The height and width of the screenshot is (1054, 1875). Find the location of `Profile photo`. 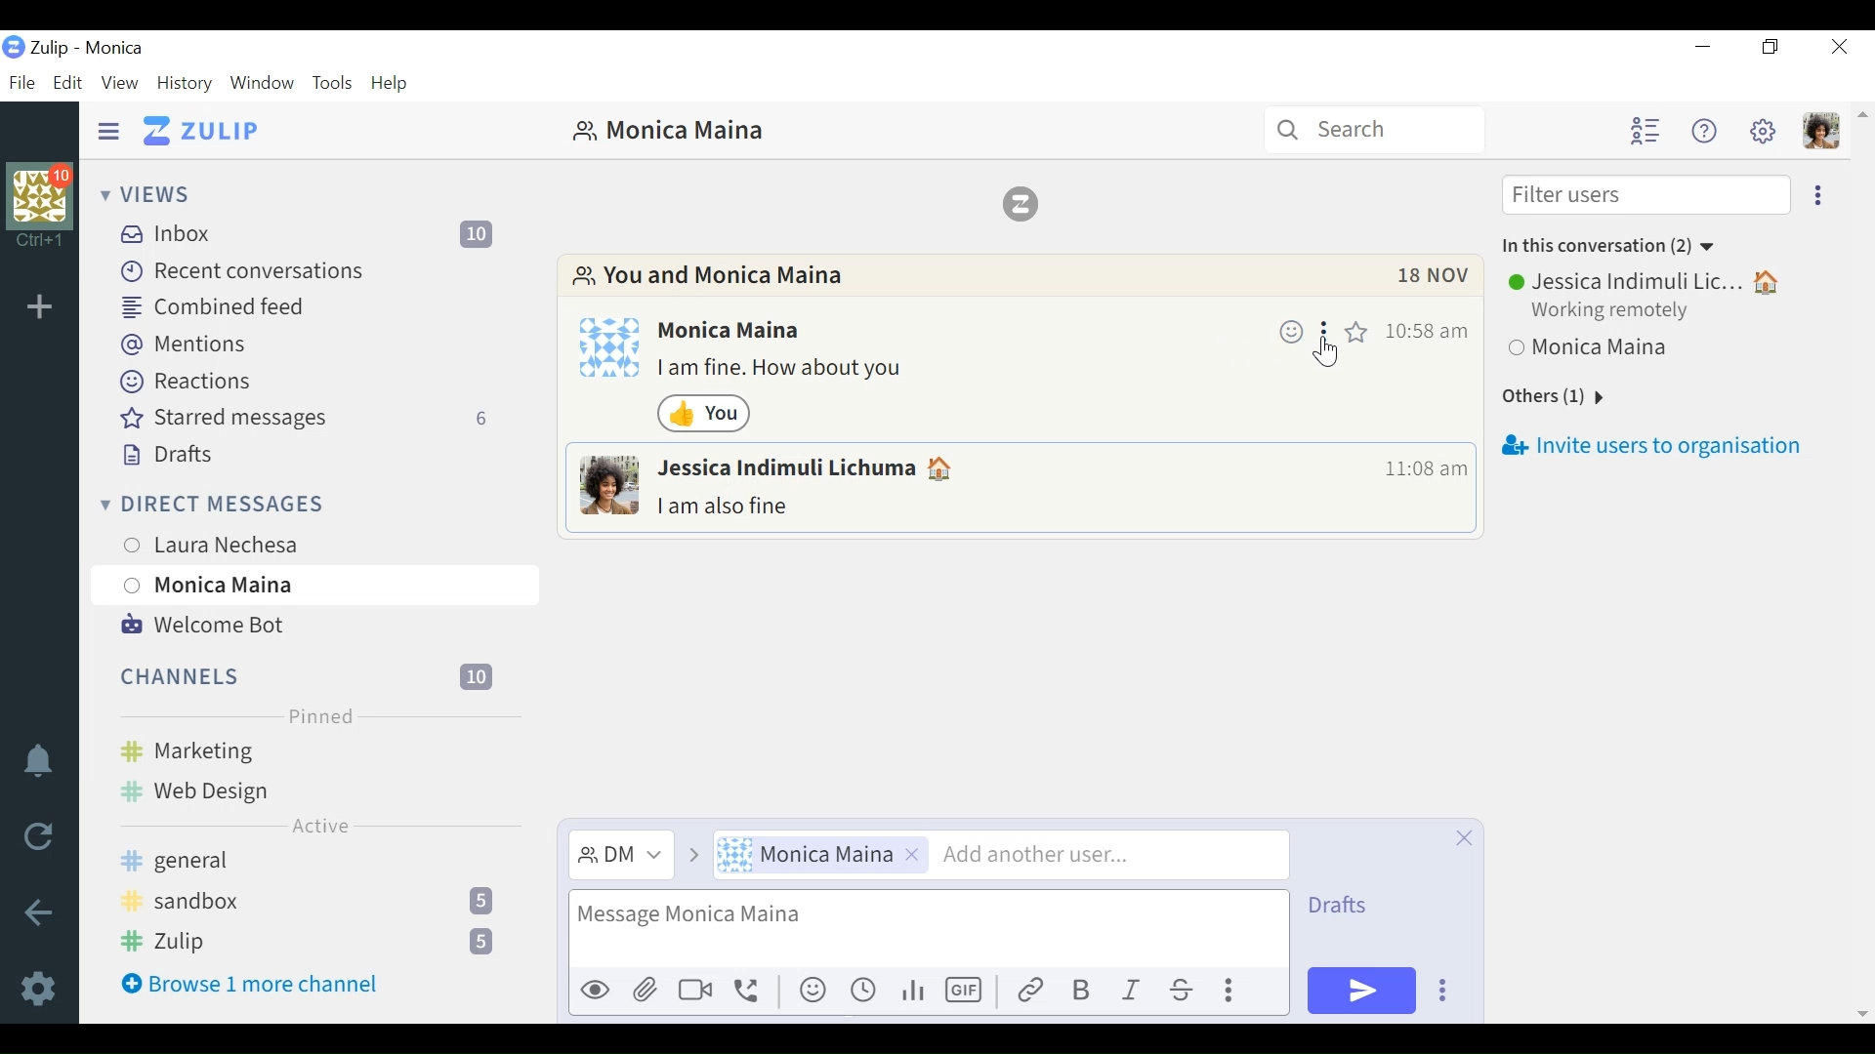

Profile photo is located at coordinates (610, 346).